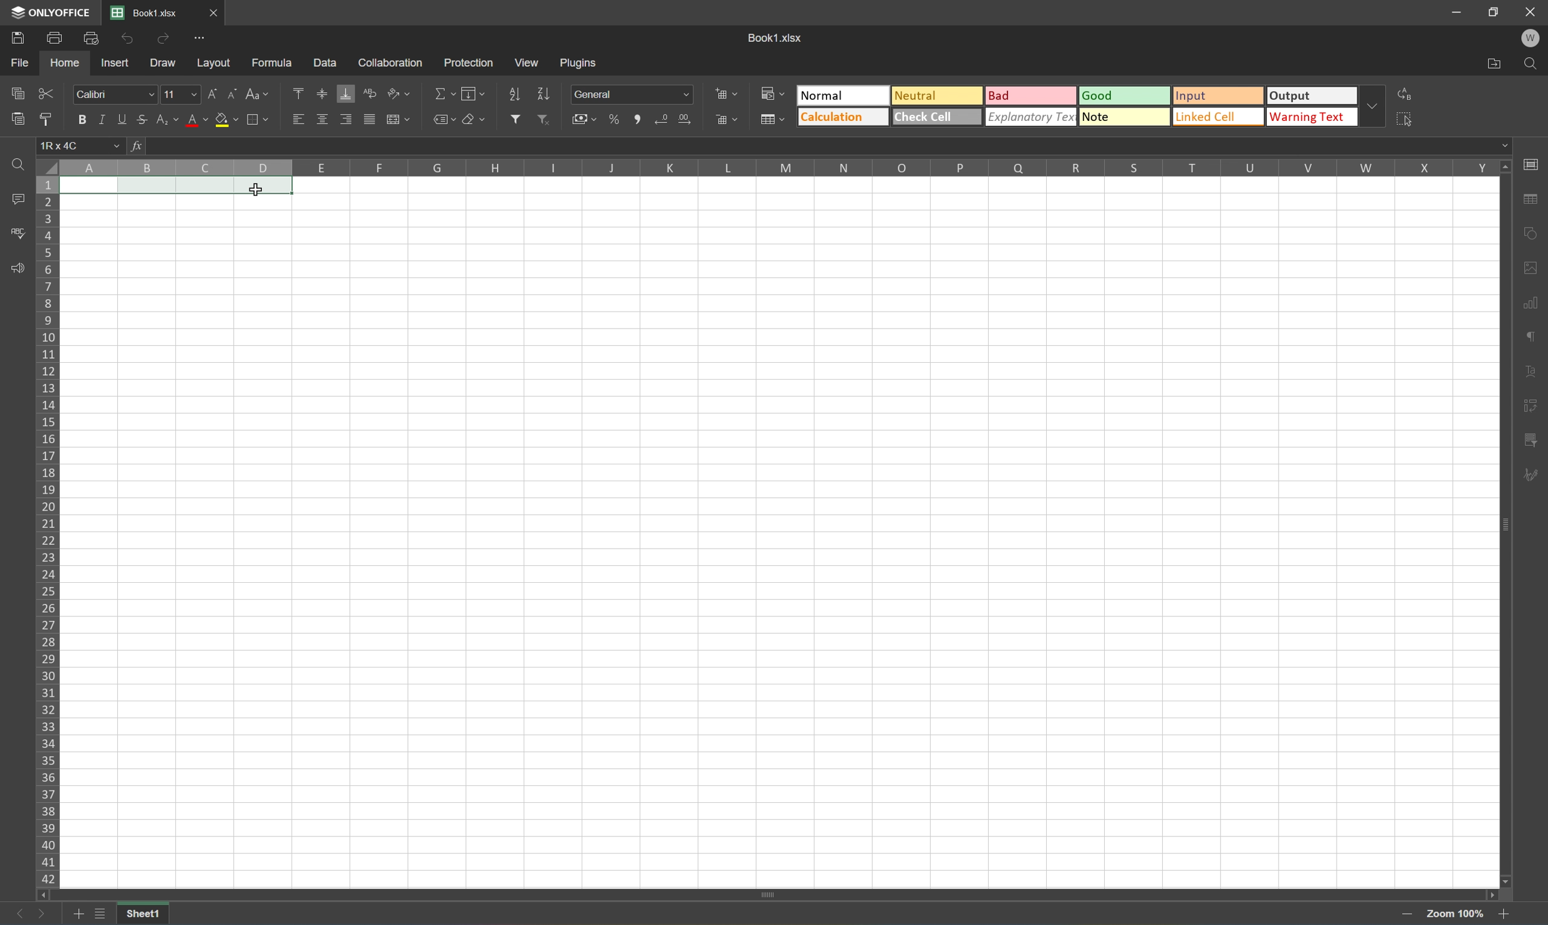  What do you see at coordinates (102, 914) in the screenshot?
I see `List of sheets` at bounding box center [102, 914].